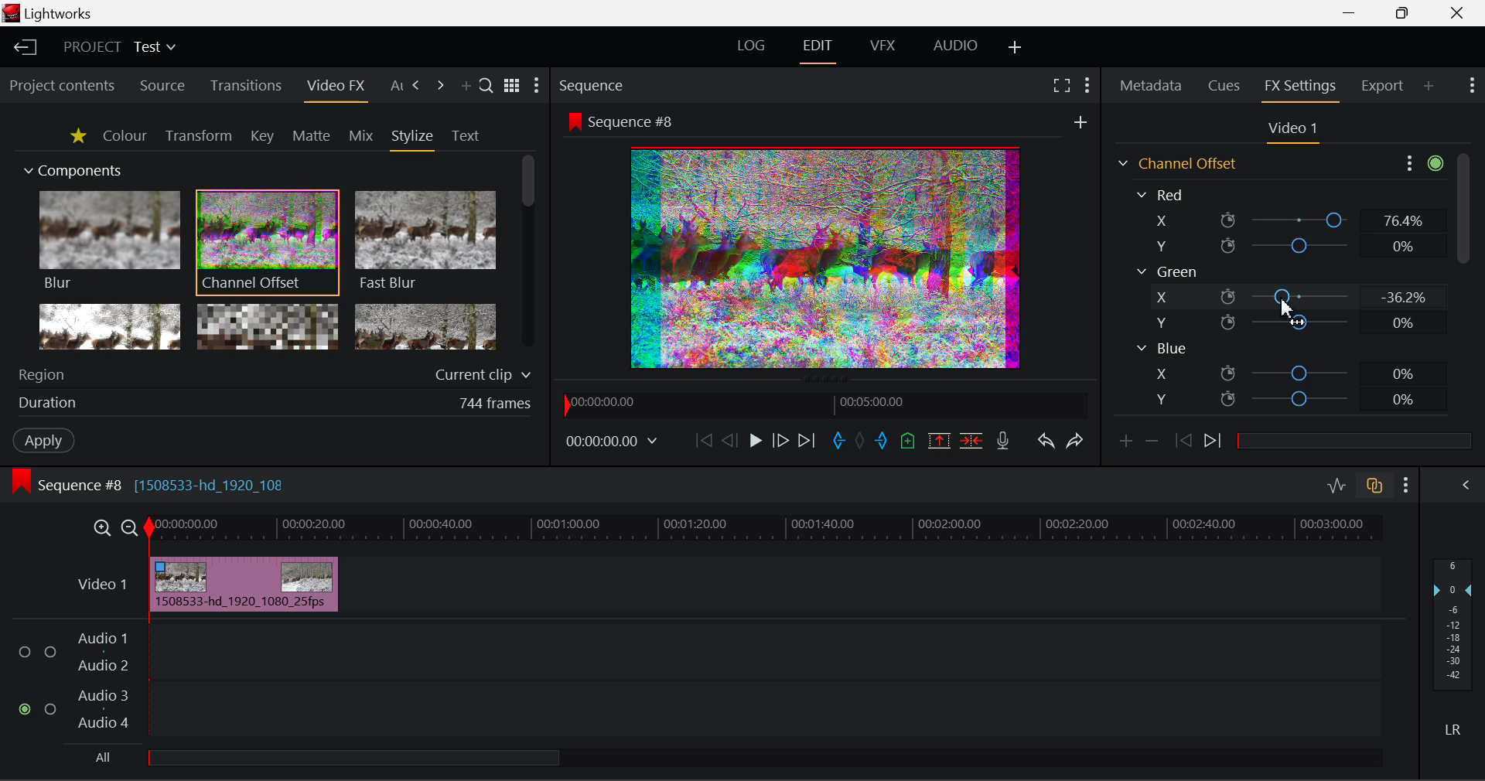  I want to click on Frame Time, so click(612, 443).